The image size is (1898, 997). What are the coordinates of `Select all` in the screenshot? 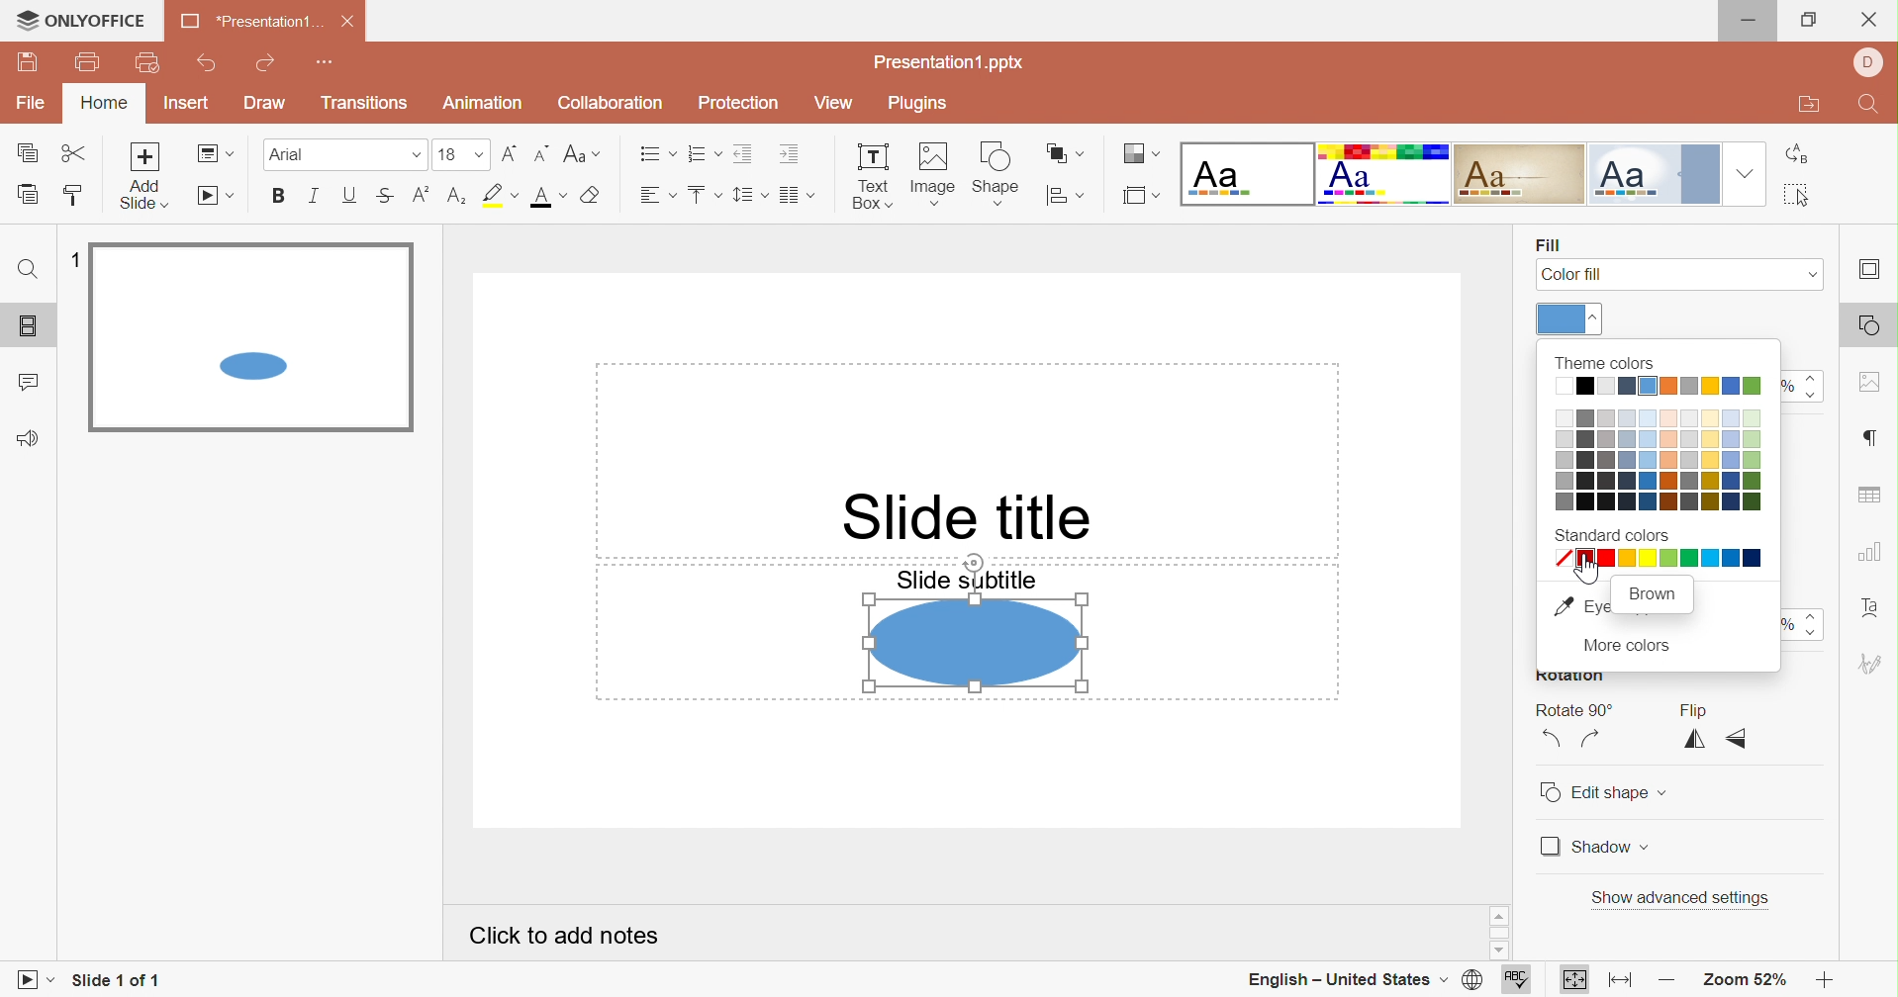 It's located at (1798, 194).